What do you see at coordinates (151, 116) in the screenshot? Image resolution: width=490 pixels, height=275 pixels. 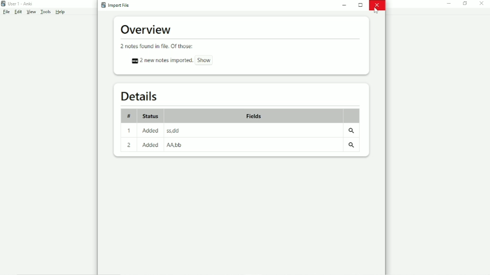 I see `Status` at bounding box center [151, 116].